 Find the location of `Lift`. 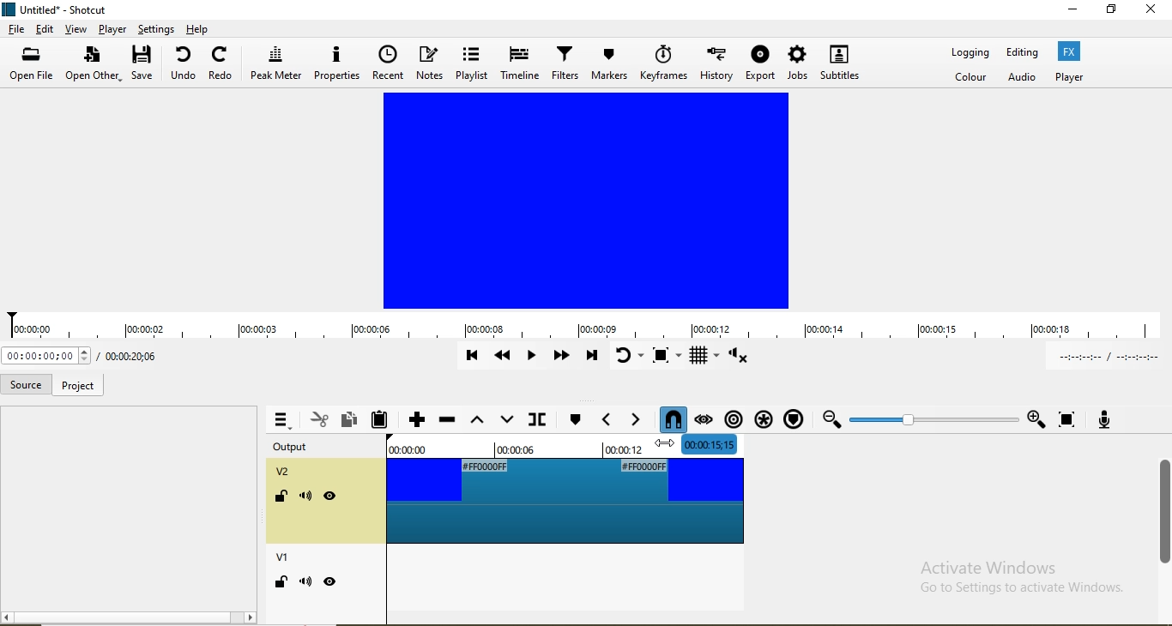

Lift is located at coordinates (475, 421).